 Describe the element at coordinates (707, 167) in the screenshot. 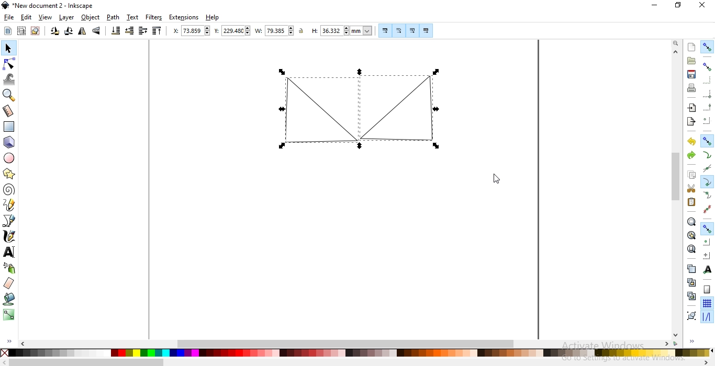

I see `snap to path intersections` at that location.